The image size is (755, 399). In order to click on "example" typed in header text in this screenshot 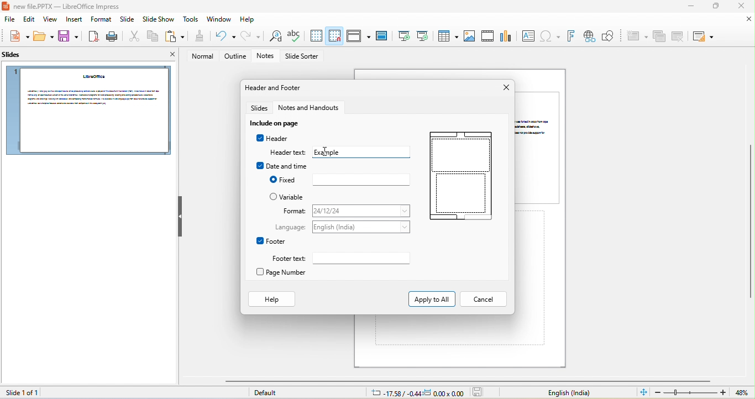, I will do `click(365, 152)`.